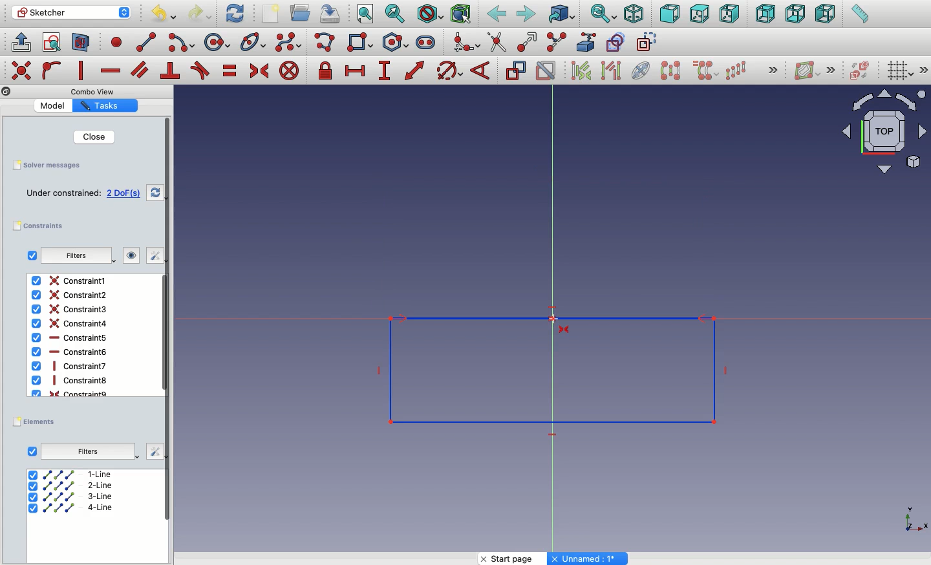 This screenshot has width=931, height=565. I want to click on Tasks, so click(103, 106).